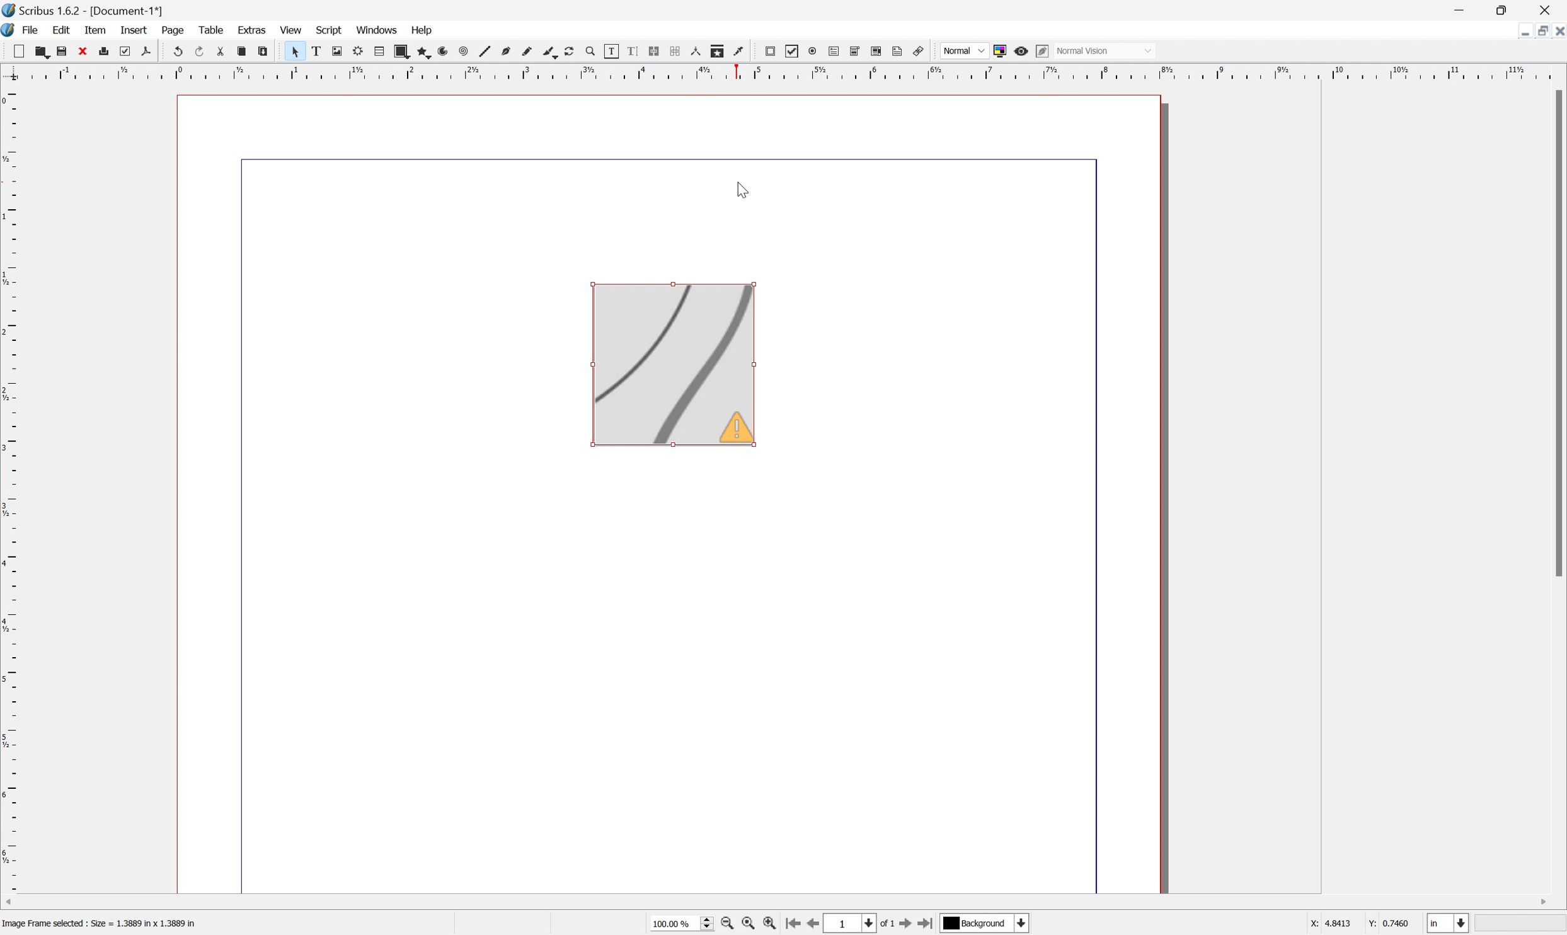  Describe the element at coordinates (795, 925) in the screenshot. I see `Go to the first page` at that location.